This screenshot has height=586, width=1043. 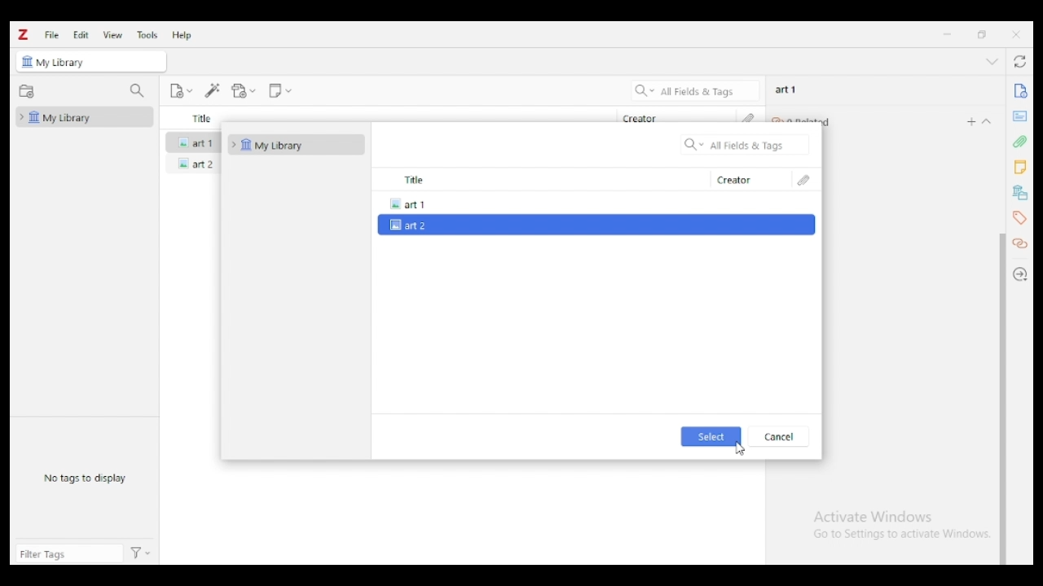 I want to click on add attachment, so click(x=244, y=91).